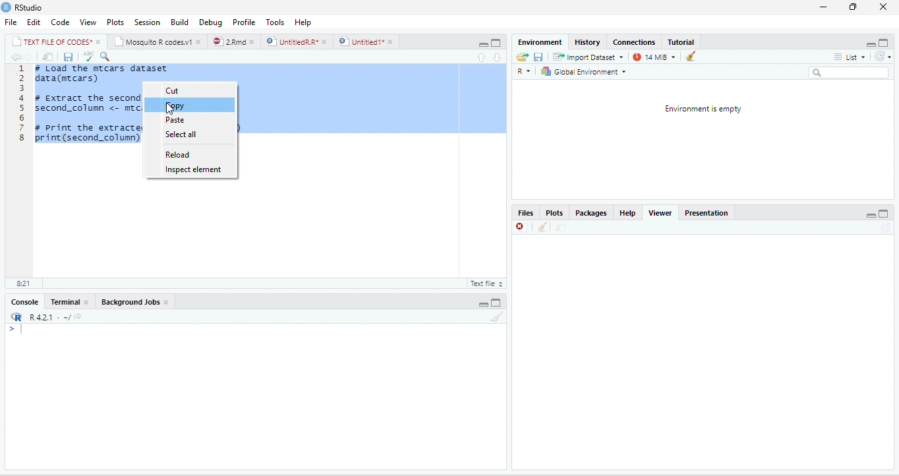 The image size is (899, 476). Describe the element at coordinates (497, 42) in the screenshot. I see `minimize` at that location.